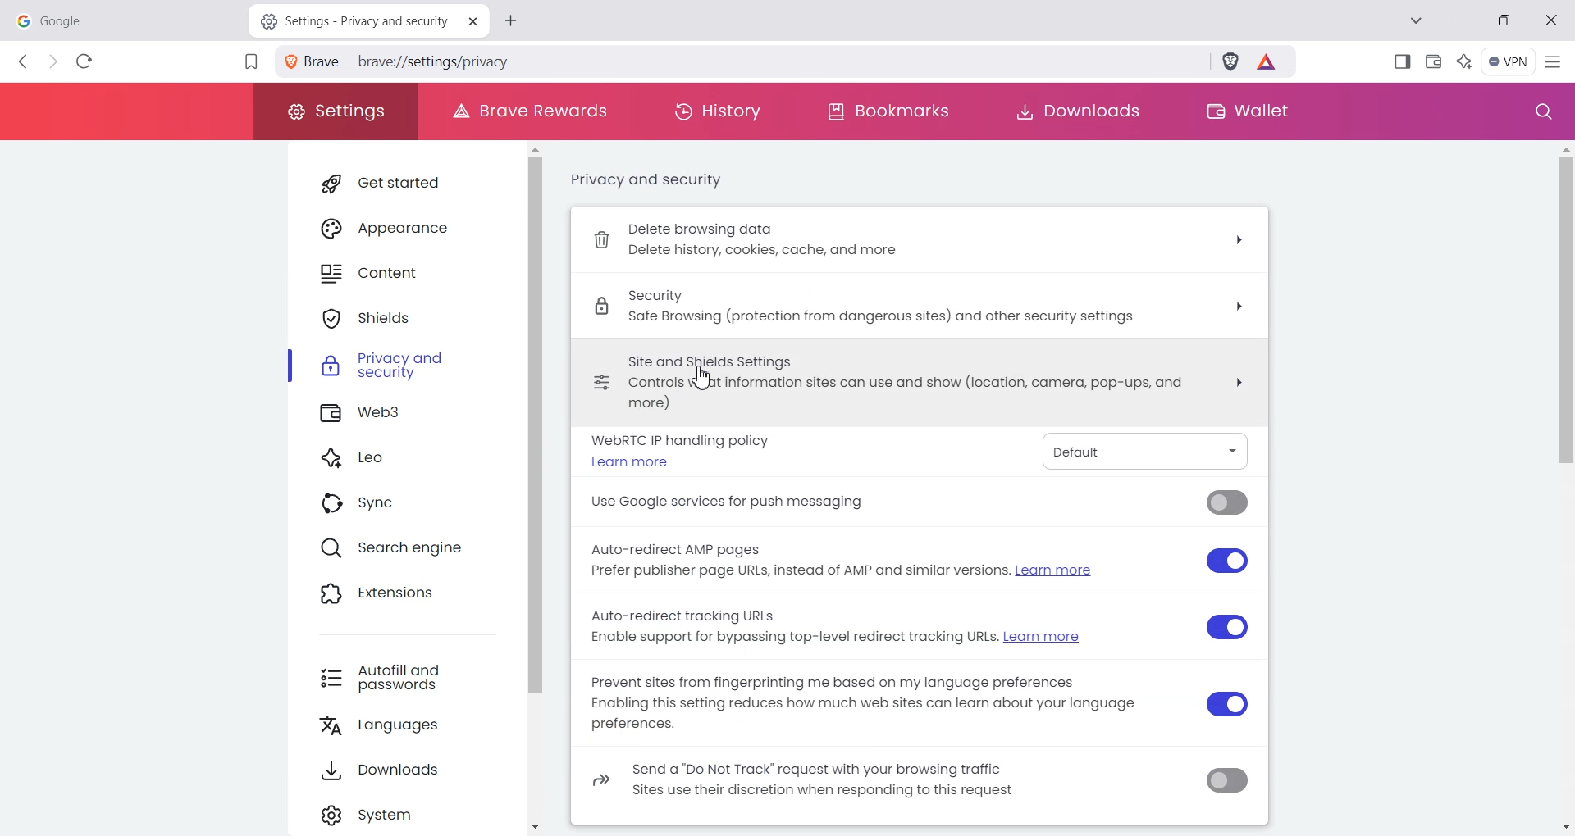  Describe the element at coordinates (410, 678) in the screenshot. I see `Autofill and passwords` at that location.